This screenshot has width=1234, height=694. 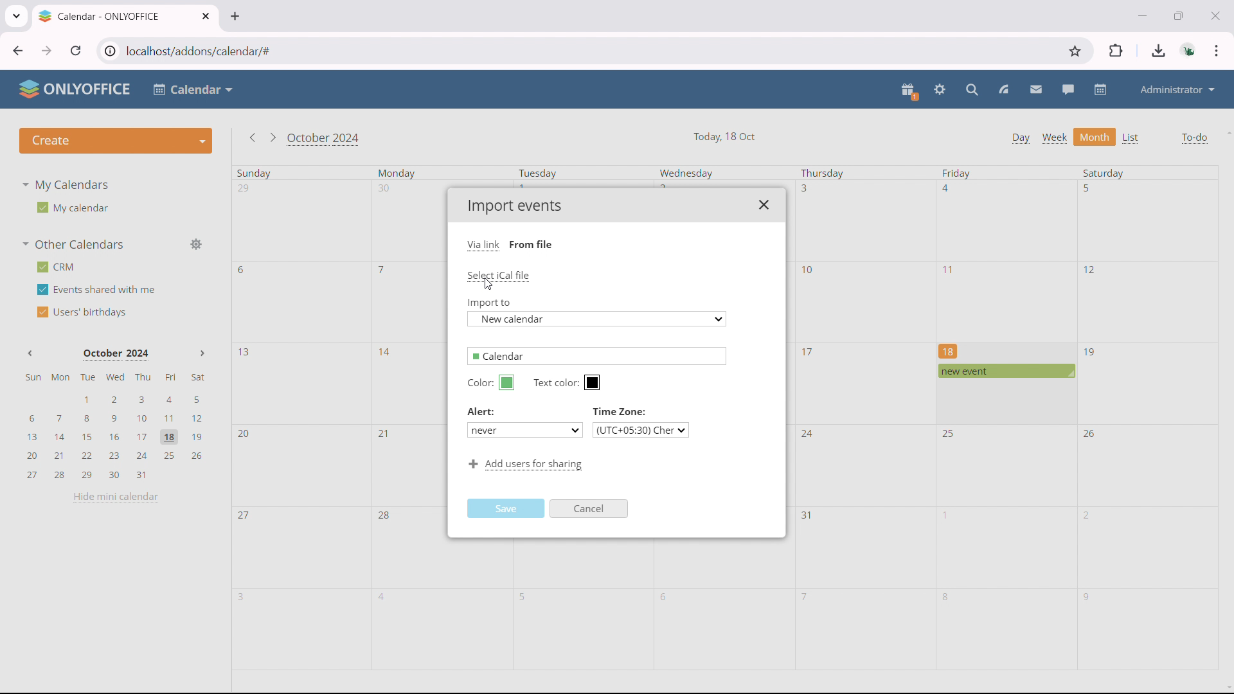 What do you see at coordinates (805, 188) in the screenshot?
I see `3` at bounding box center [805, 188].